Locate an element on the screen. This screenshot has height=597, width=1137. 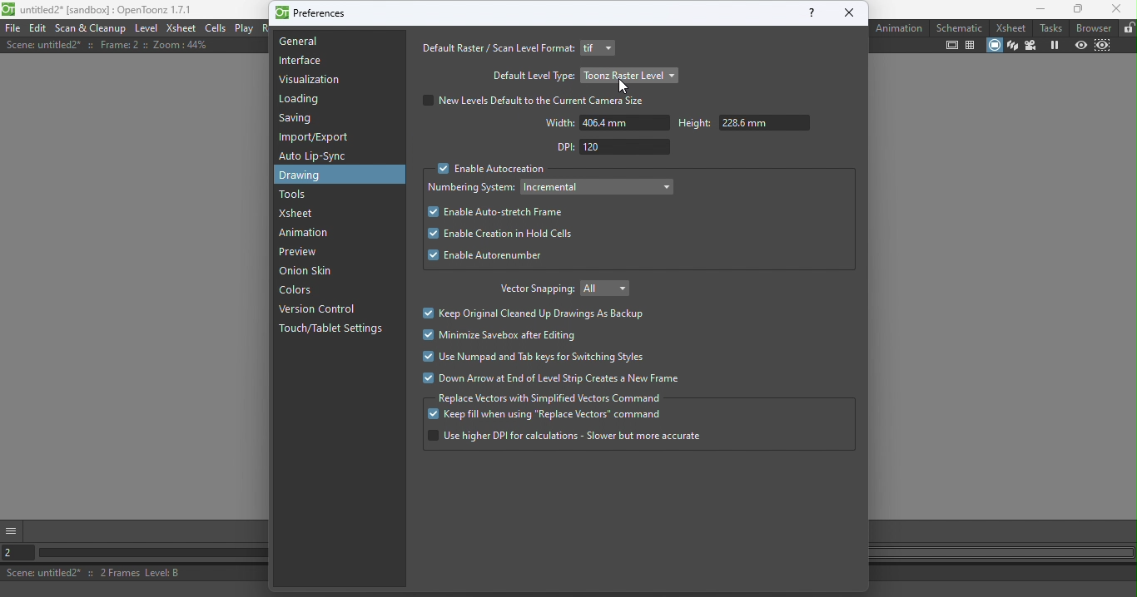
Close is located at coordinates (1116, 9).